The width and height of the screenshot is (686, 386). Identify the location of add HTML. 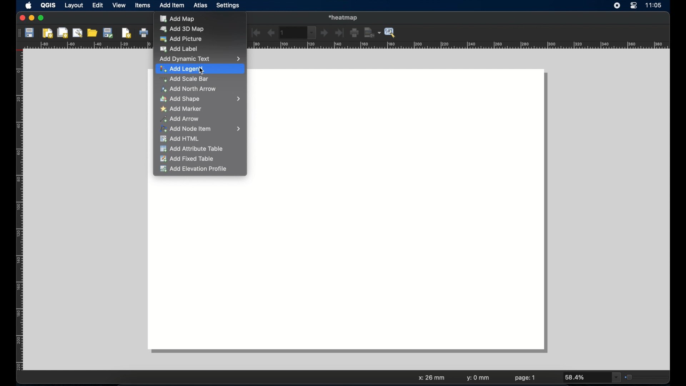
(181, 139).